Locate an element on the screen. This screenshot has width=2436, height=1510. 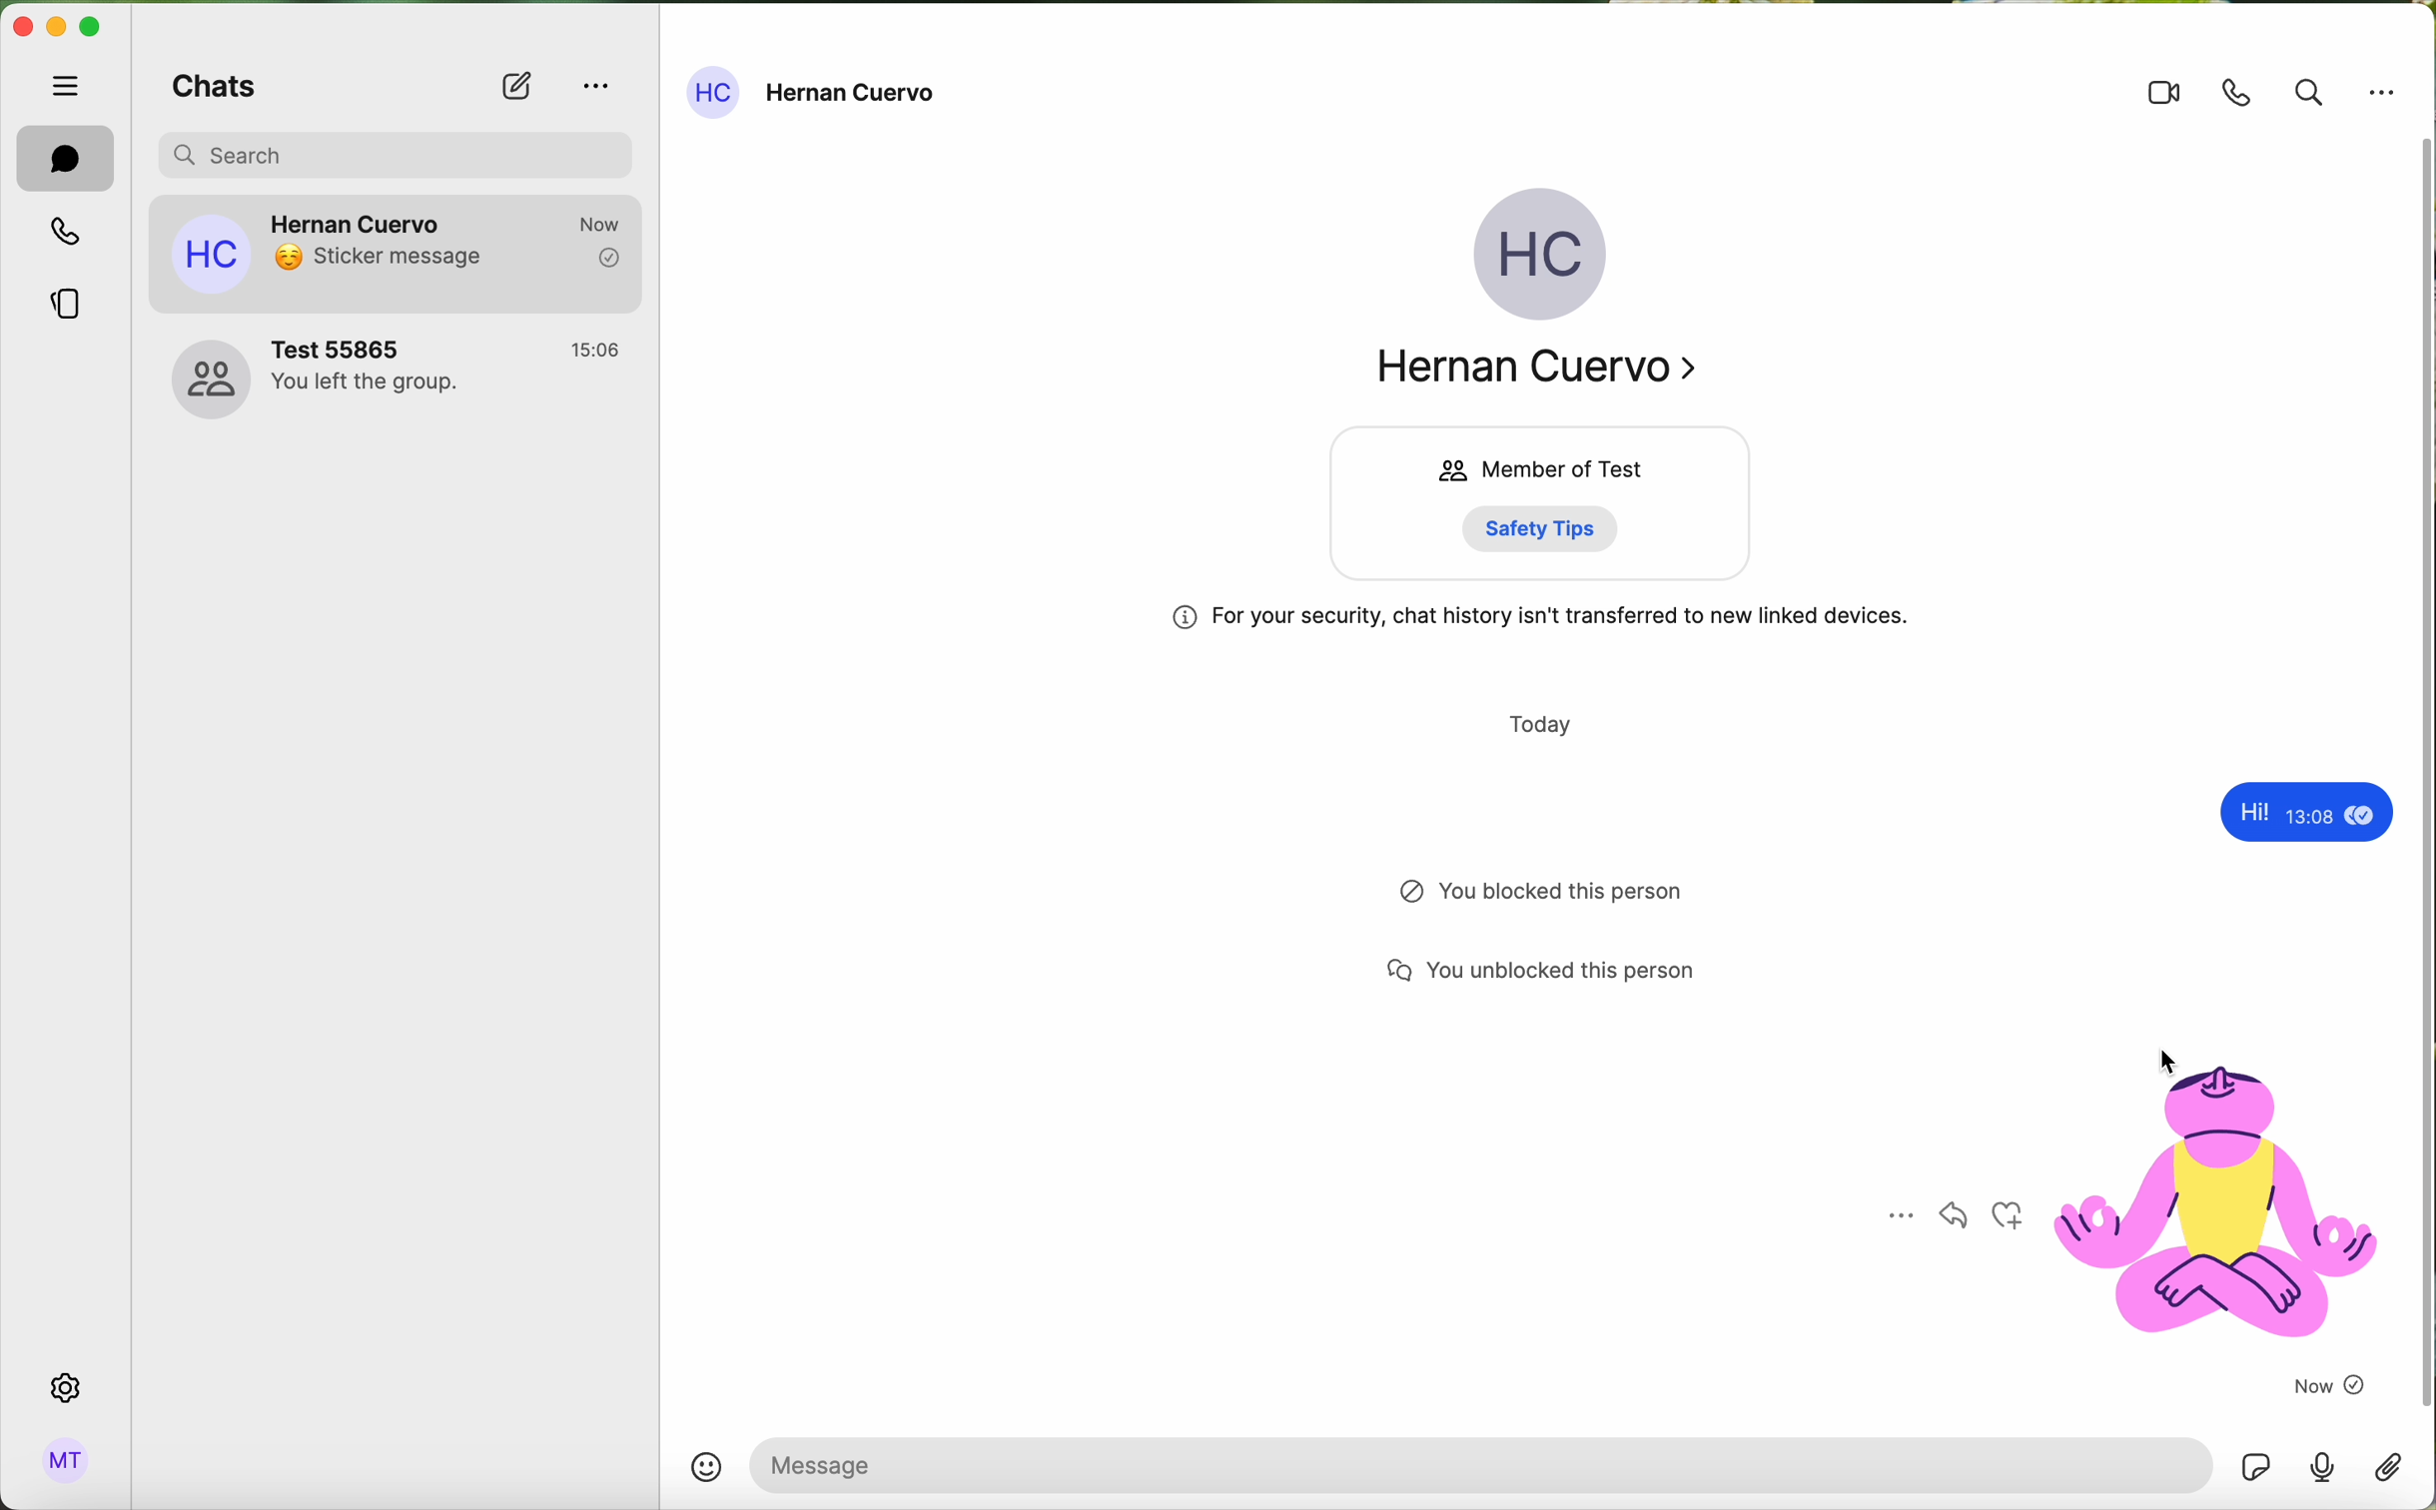
now is located at coordinates (2328, 1386).